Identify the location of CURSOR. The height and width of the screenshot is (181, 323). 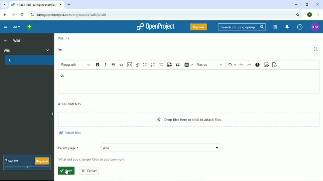
(66, 171).